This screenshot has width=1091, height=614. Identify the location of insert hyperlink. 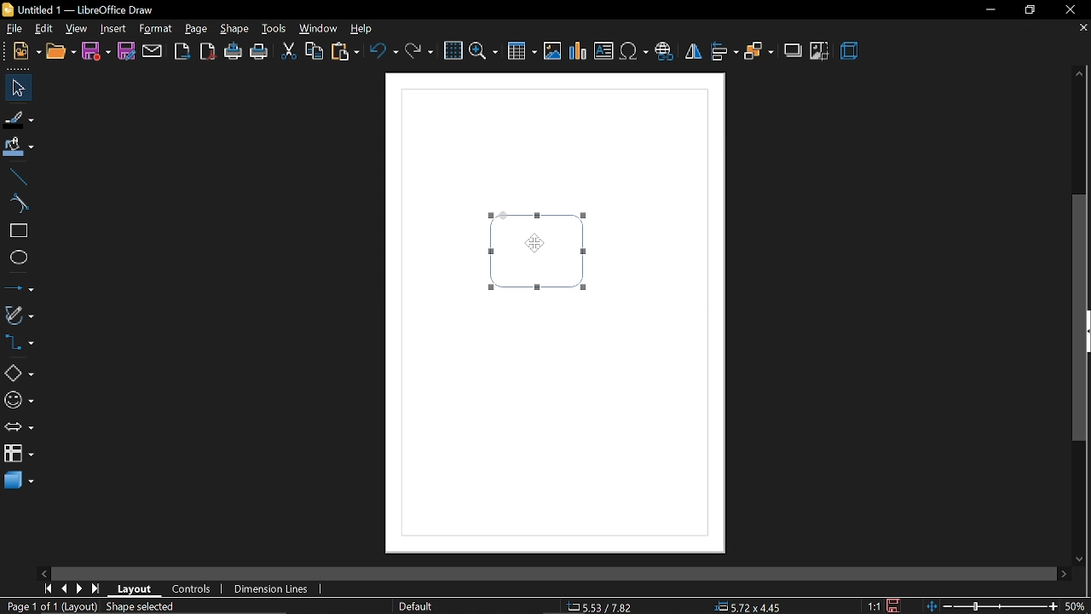
(664, 52).